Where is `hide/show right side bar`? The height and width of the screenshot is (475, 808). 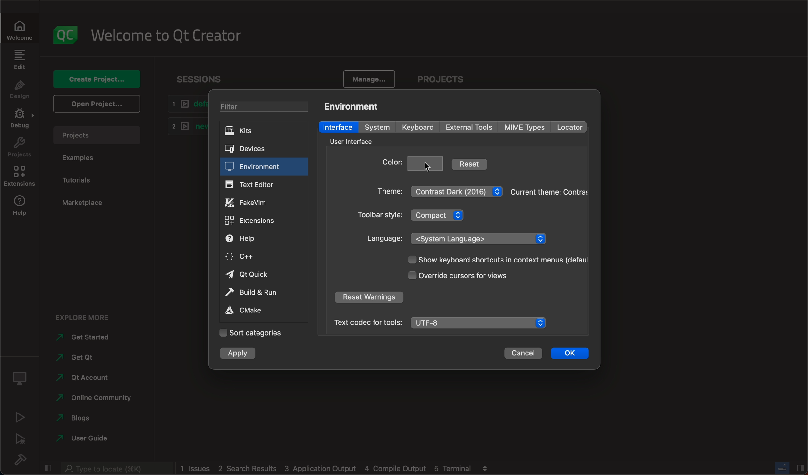 hide/show right side bar is located at coordinates (800, 467).